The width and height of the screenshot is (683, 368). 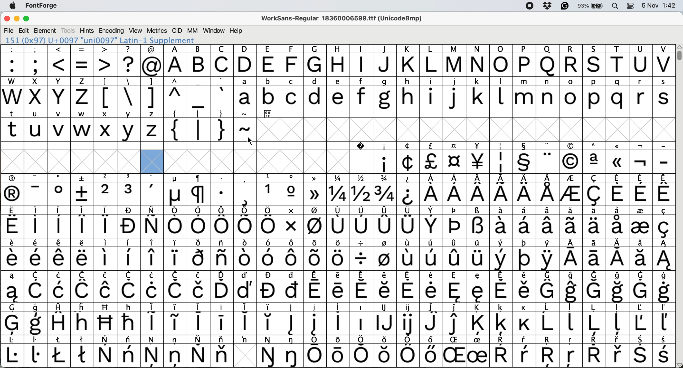 What do you see at coordinates (129, 255) in the screenshot?
I see `symbol` at bounding box center [129, 255].